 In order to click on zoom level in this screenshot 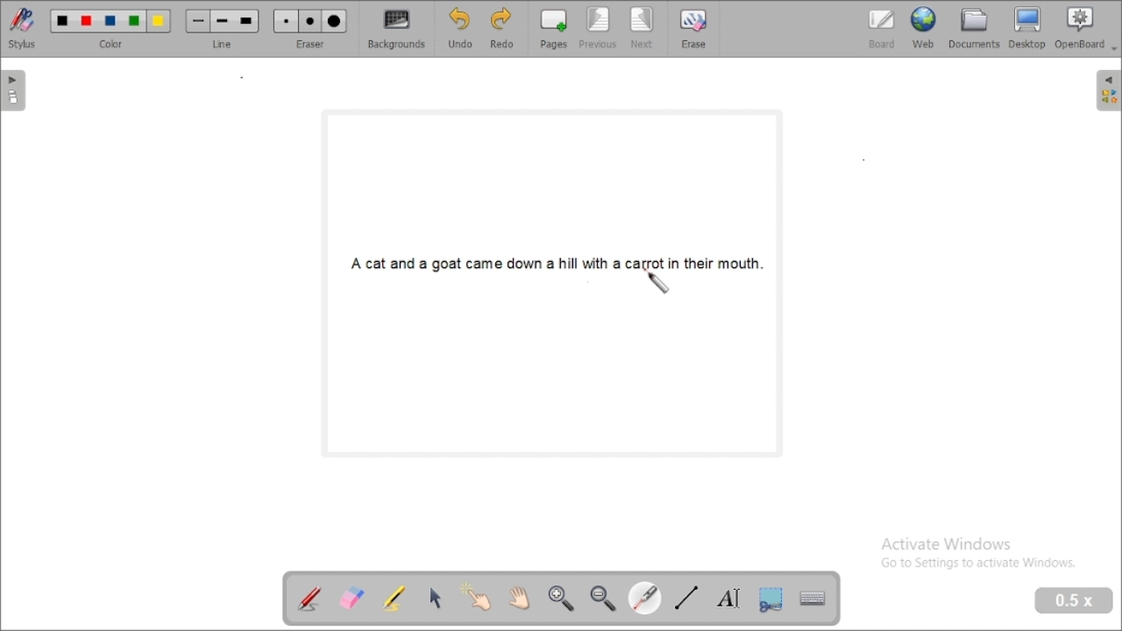, I will do `click(1075, 601)`.